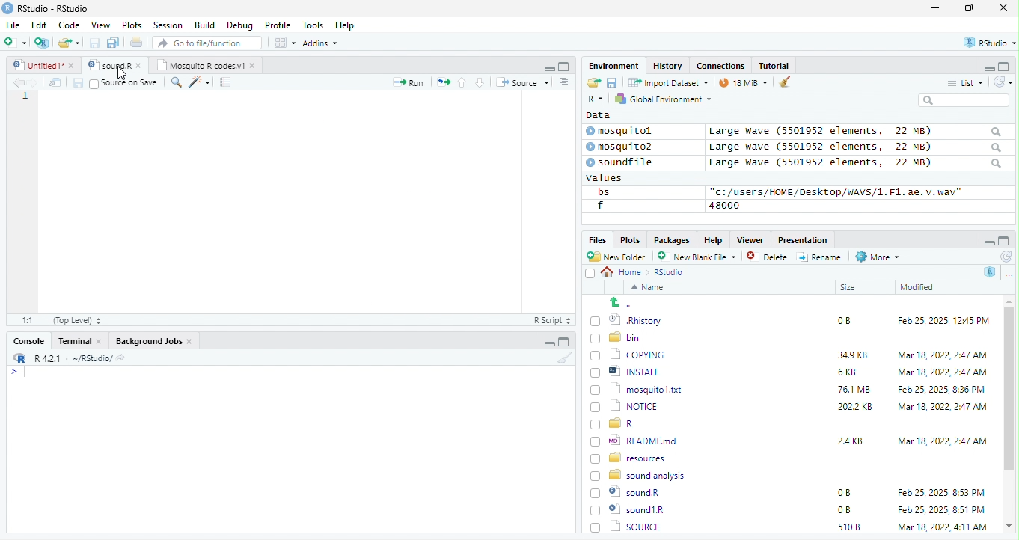  Describe the element at coordinates (630, 239) in the screenshot. I see `Plots` at that location.